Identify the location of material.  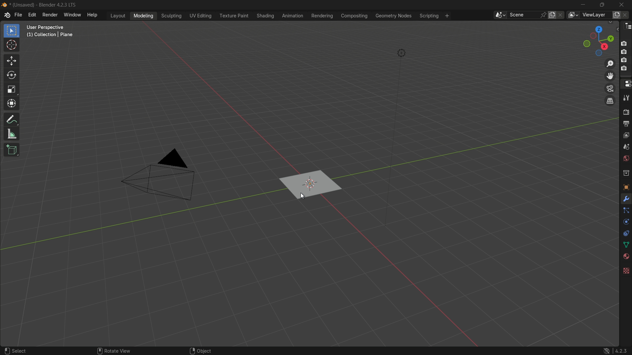
(625, 256).